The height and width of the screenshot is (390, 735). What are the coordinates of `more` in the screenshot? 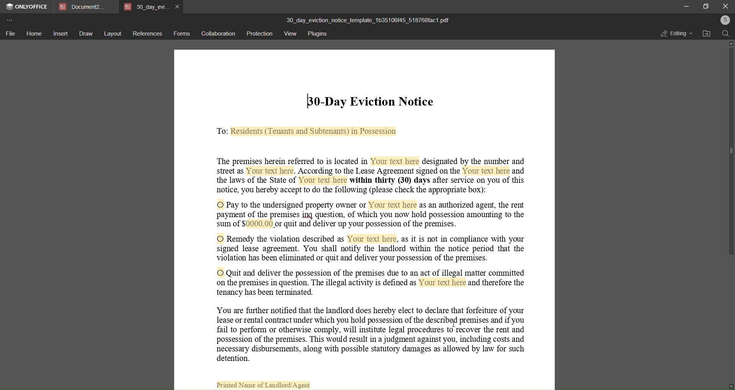 It's located at (9, 20).